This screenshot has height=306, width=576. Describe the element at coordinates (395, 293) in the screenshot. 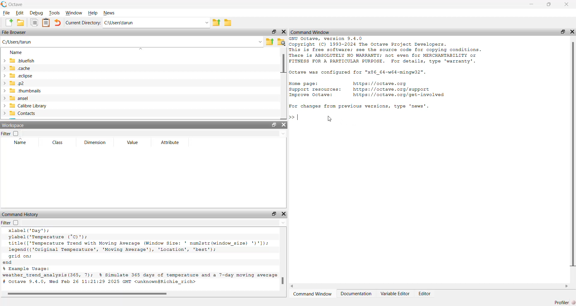

I see `Variable Editor` at that location.